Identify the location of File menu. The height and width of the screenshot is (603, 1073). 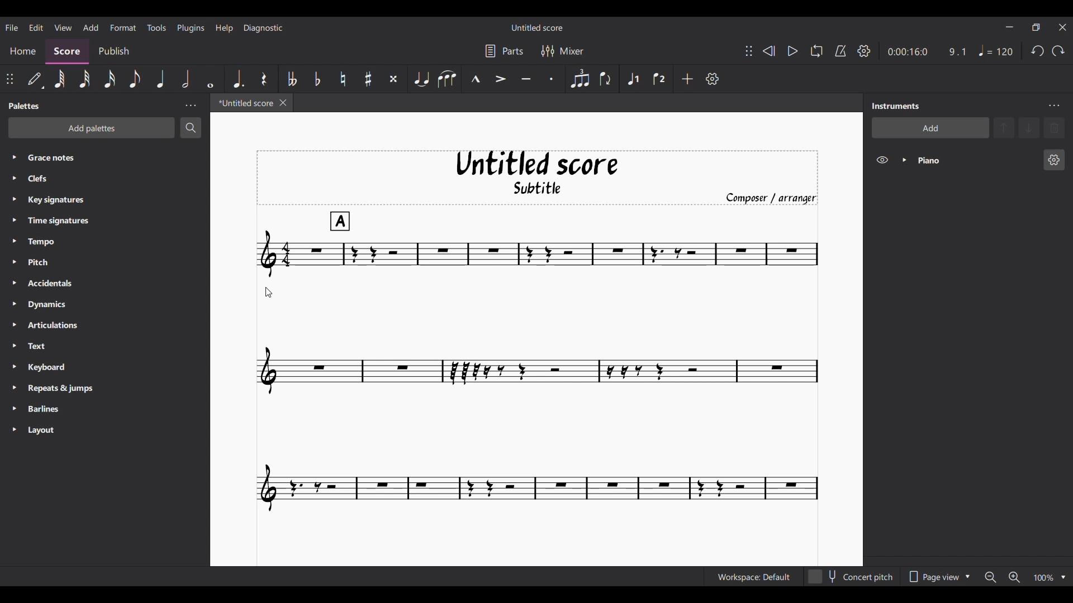
(11, 27).